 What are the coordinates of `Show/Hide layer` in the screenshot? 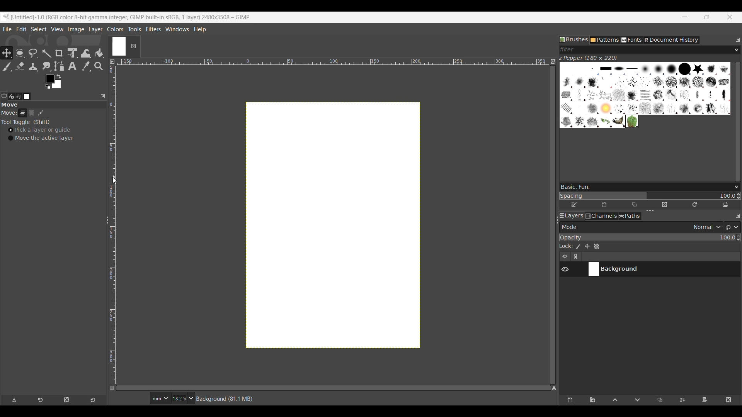 It's located at (565, 270).